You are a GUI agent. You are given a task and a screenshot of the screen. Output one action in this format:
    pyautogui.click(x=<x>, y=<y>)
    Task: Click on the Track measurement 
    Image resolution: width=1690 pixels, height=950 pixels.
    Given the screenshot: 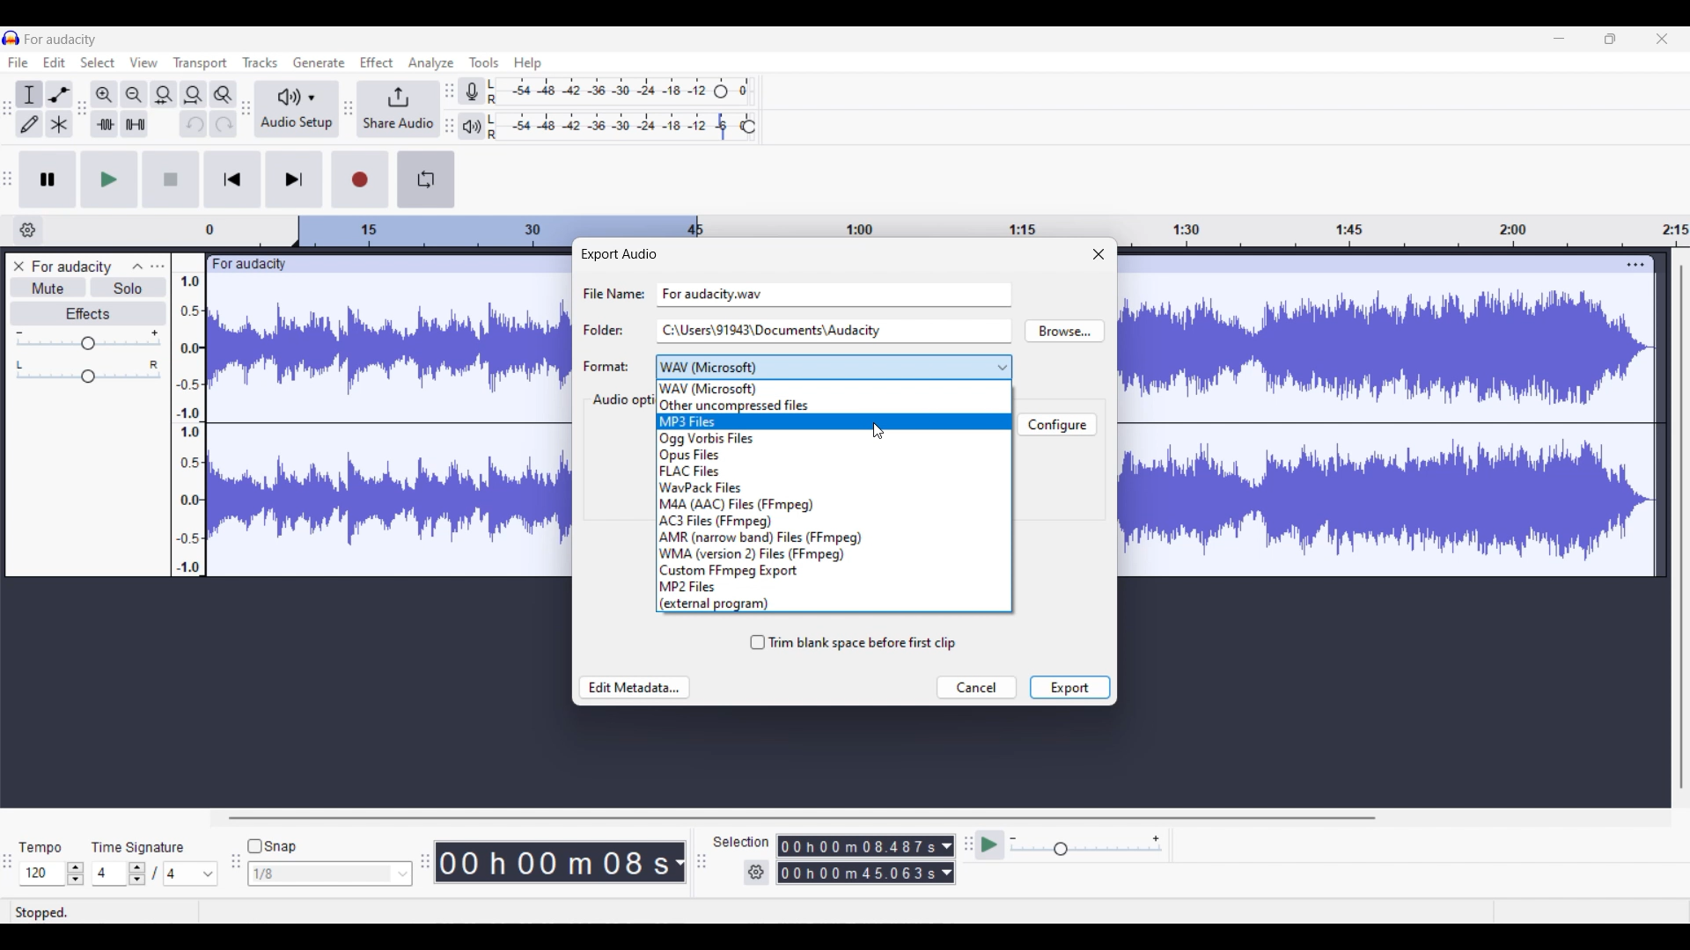 What is the action you would take?
    pyautogui.click(x=678, y=862)
    